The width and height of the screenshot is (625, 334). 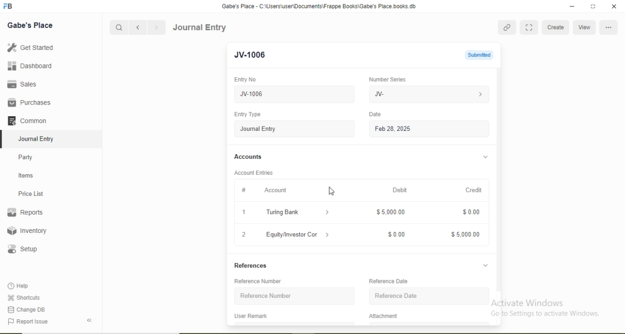 What do you see at coordinates (348, 129) in the screenshot?
I see `Stepper Buttons` at bounding box center [348, 129].